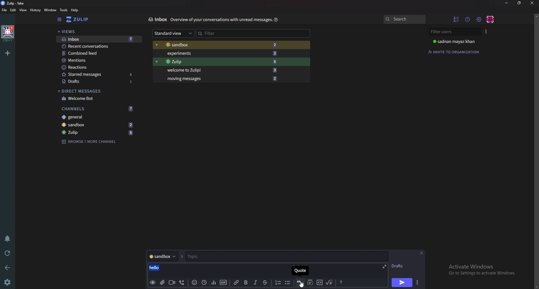 The image size is (539, 289). Describe the element at coordinates (82, 39) in the screenshot. I see `Inbox` at that location.